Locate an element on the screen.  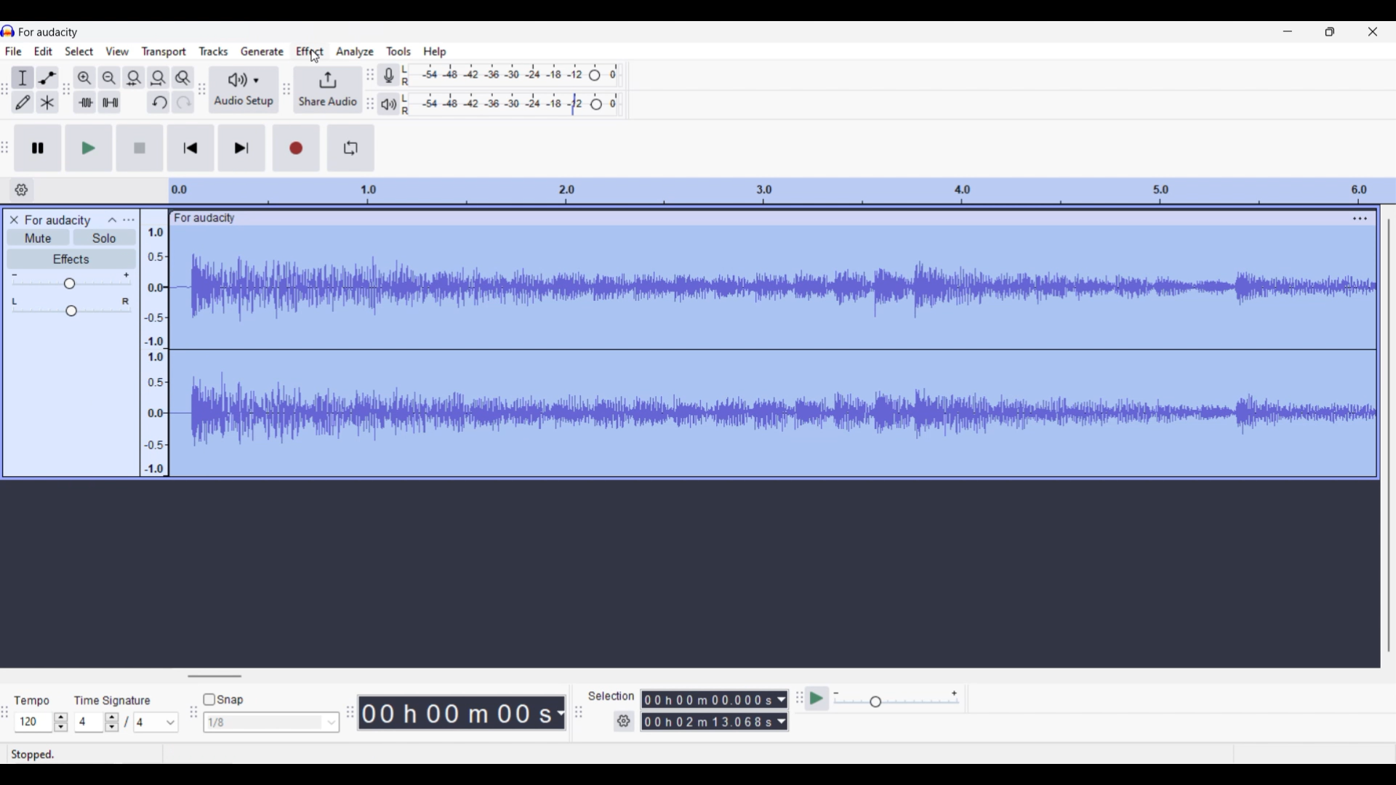
Close interface is located at coordinates (1373, 32).